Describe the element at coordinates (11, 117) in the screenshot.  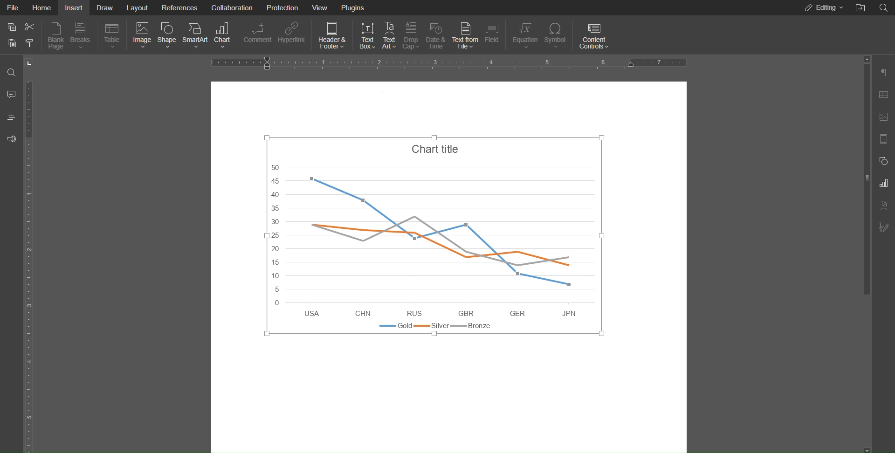
I see `Headings` at that location.